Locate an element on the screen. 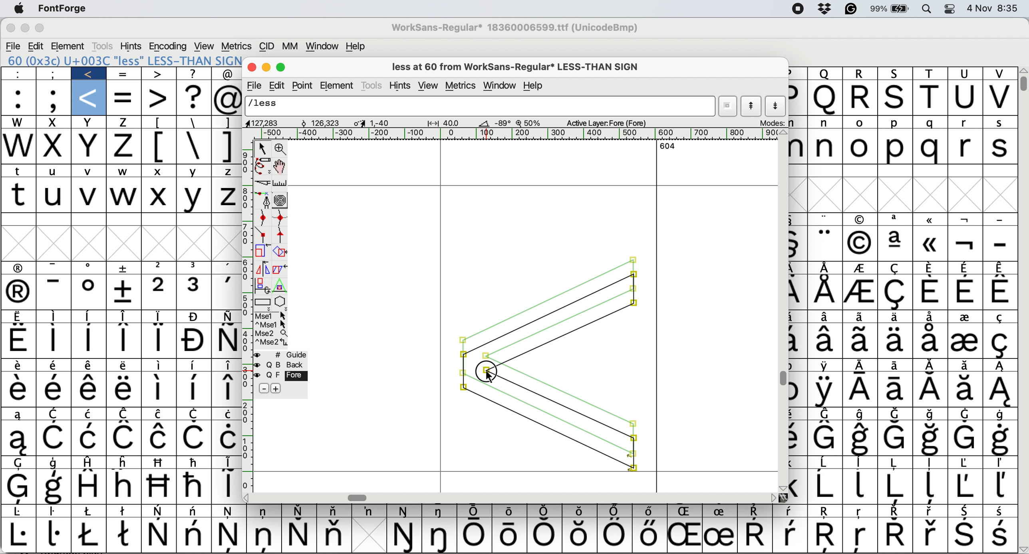 This screenshot has width=1029, height=554. Symbol is located at coordinates (160, 366).